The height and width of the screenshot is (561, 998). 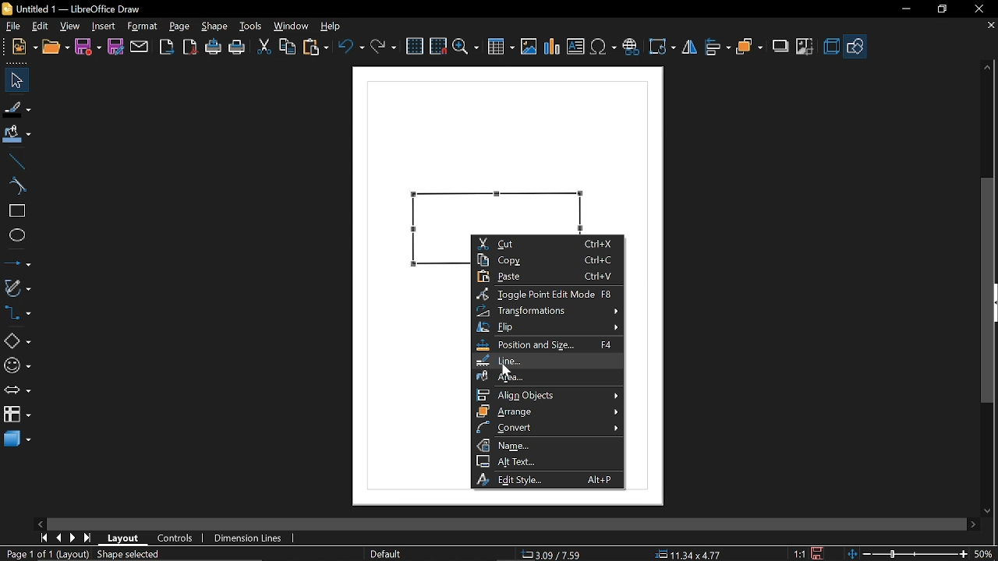 I want to click on layout, so click(x=126, y=538).